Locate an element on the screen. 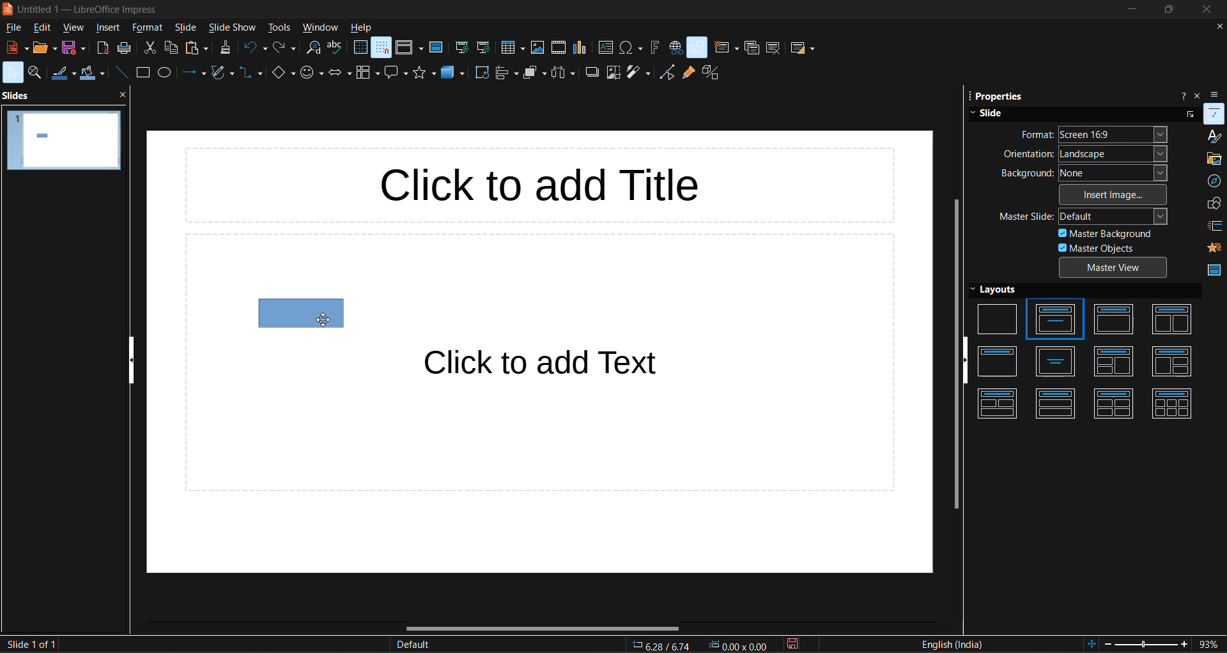  new slide is located at coordinates (727, 46).